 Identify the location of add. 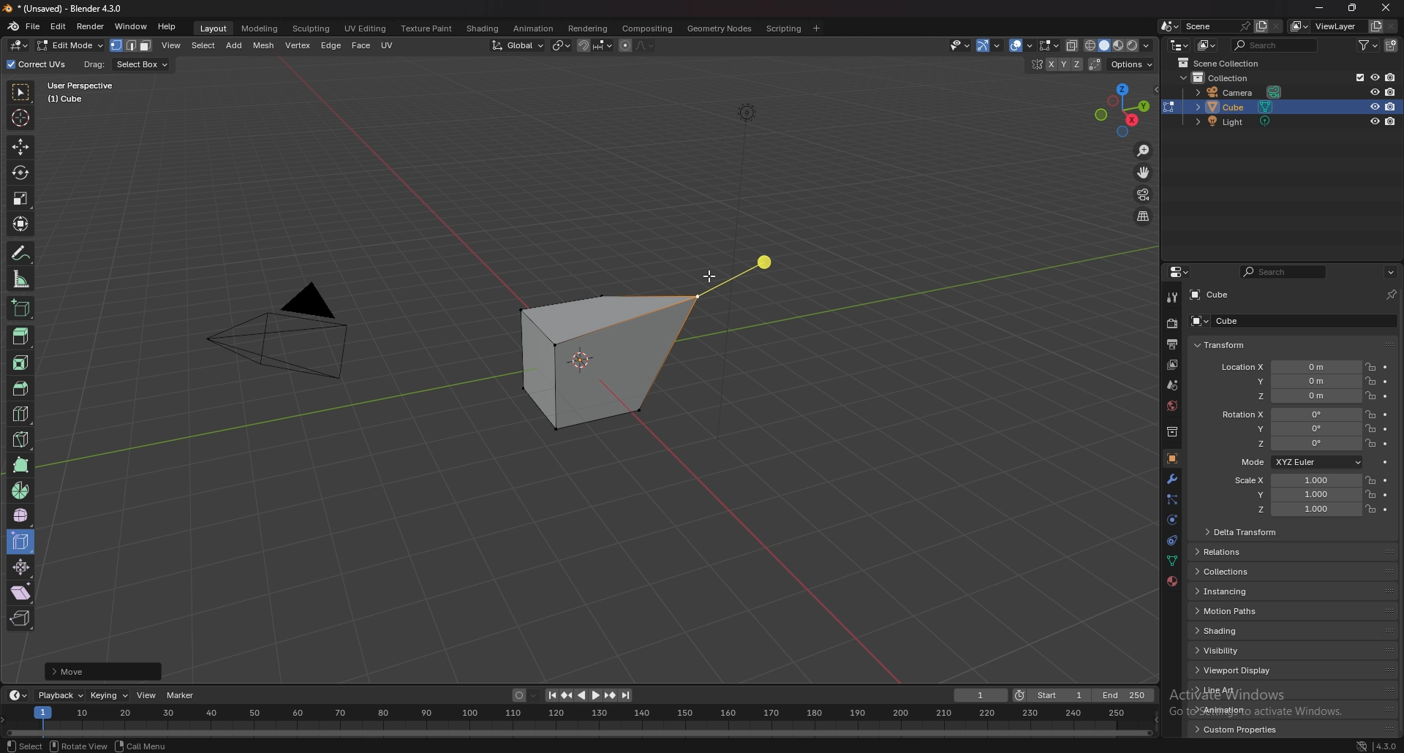
(235, 45).